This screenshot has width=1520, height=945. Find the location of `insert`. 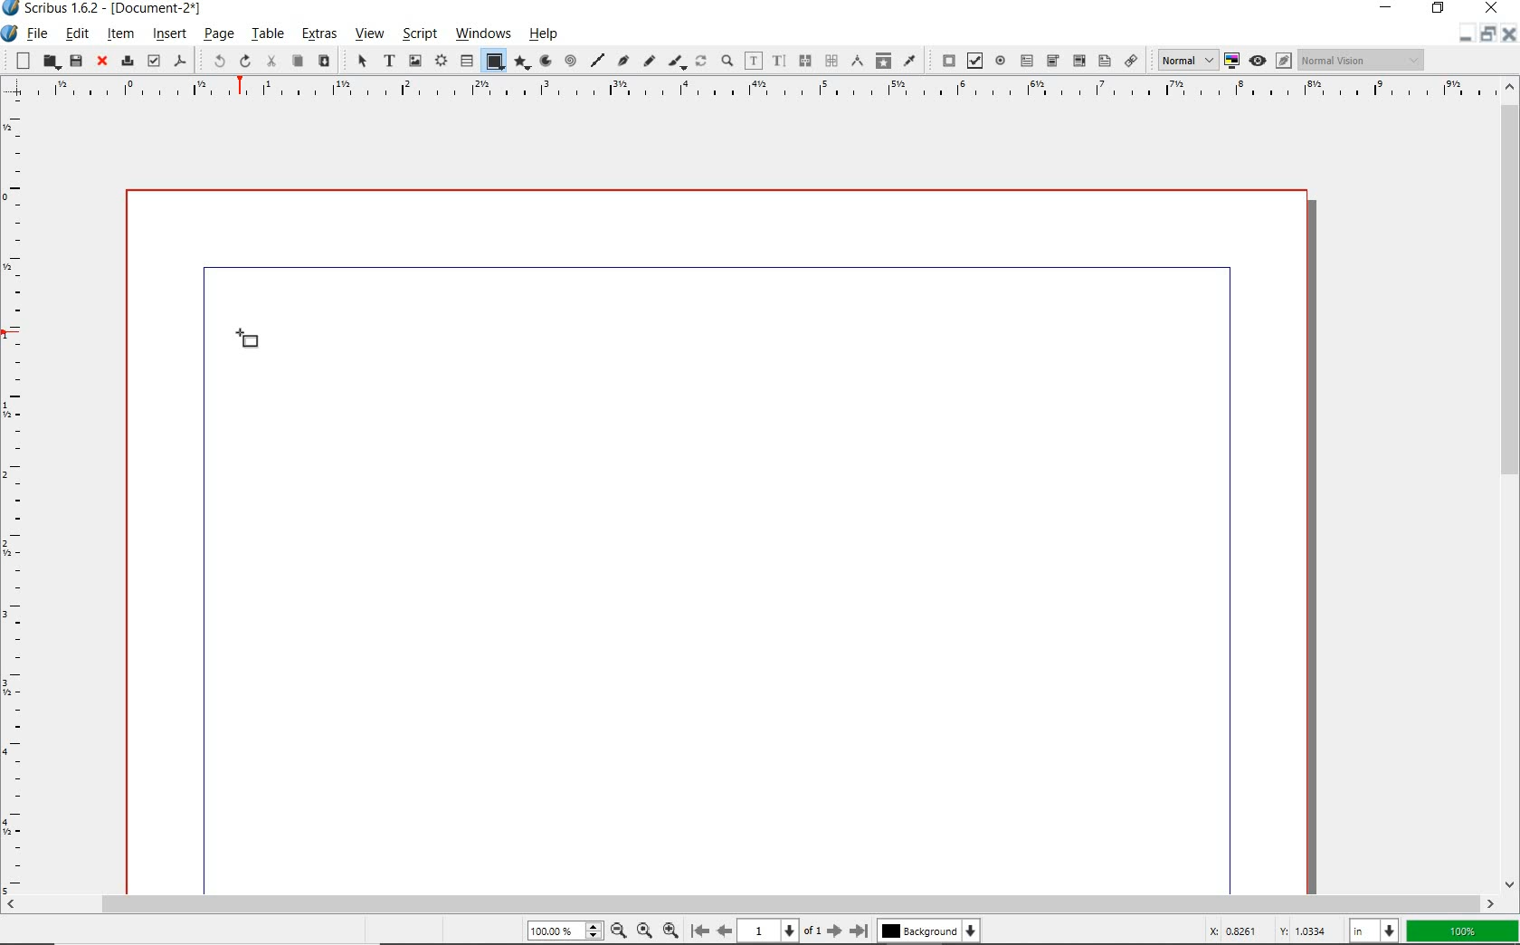

insert is located at coordinates (168, 34).